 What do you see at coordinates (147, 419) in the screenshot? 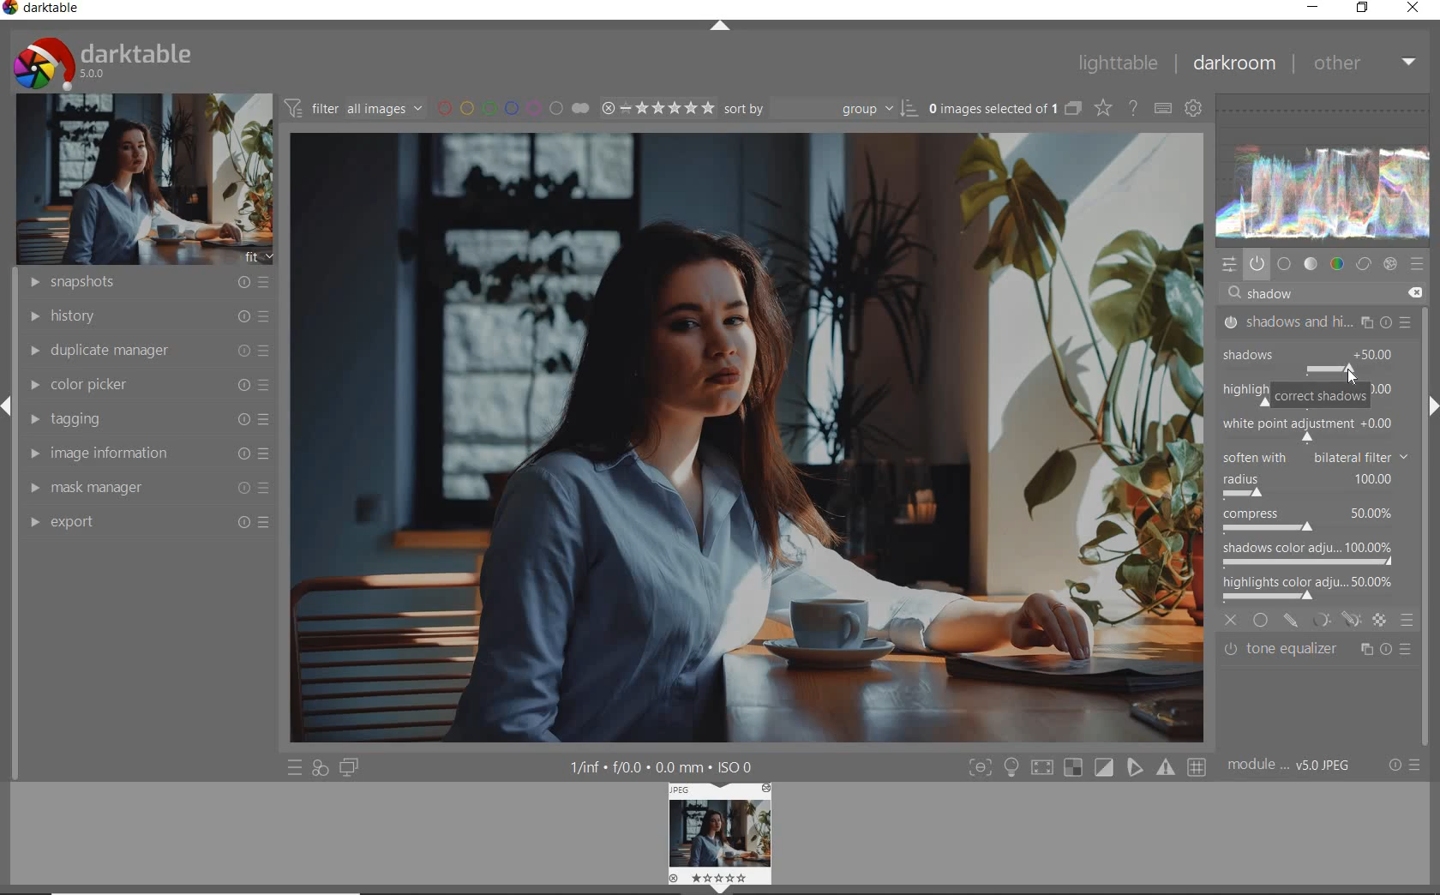
I see `tagging` at bounding box center [147, 419].